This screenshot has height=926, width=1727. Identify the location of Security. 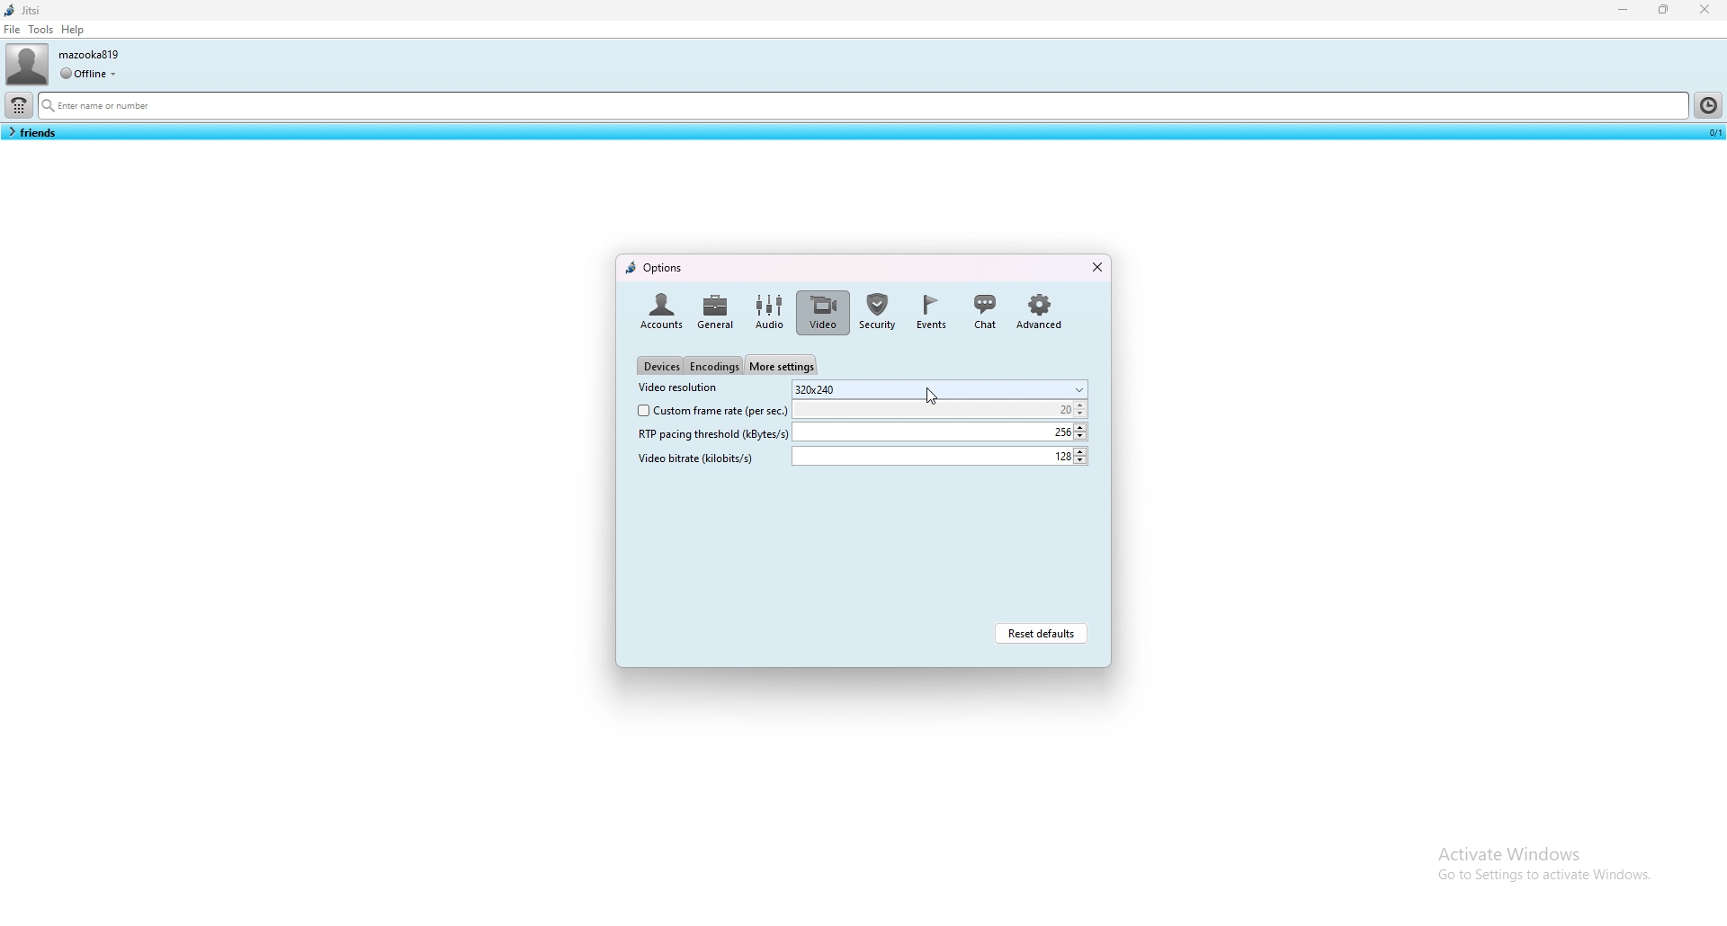
(879, 311).